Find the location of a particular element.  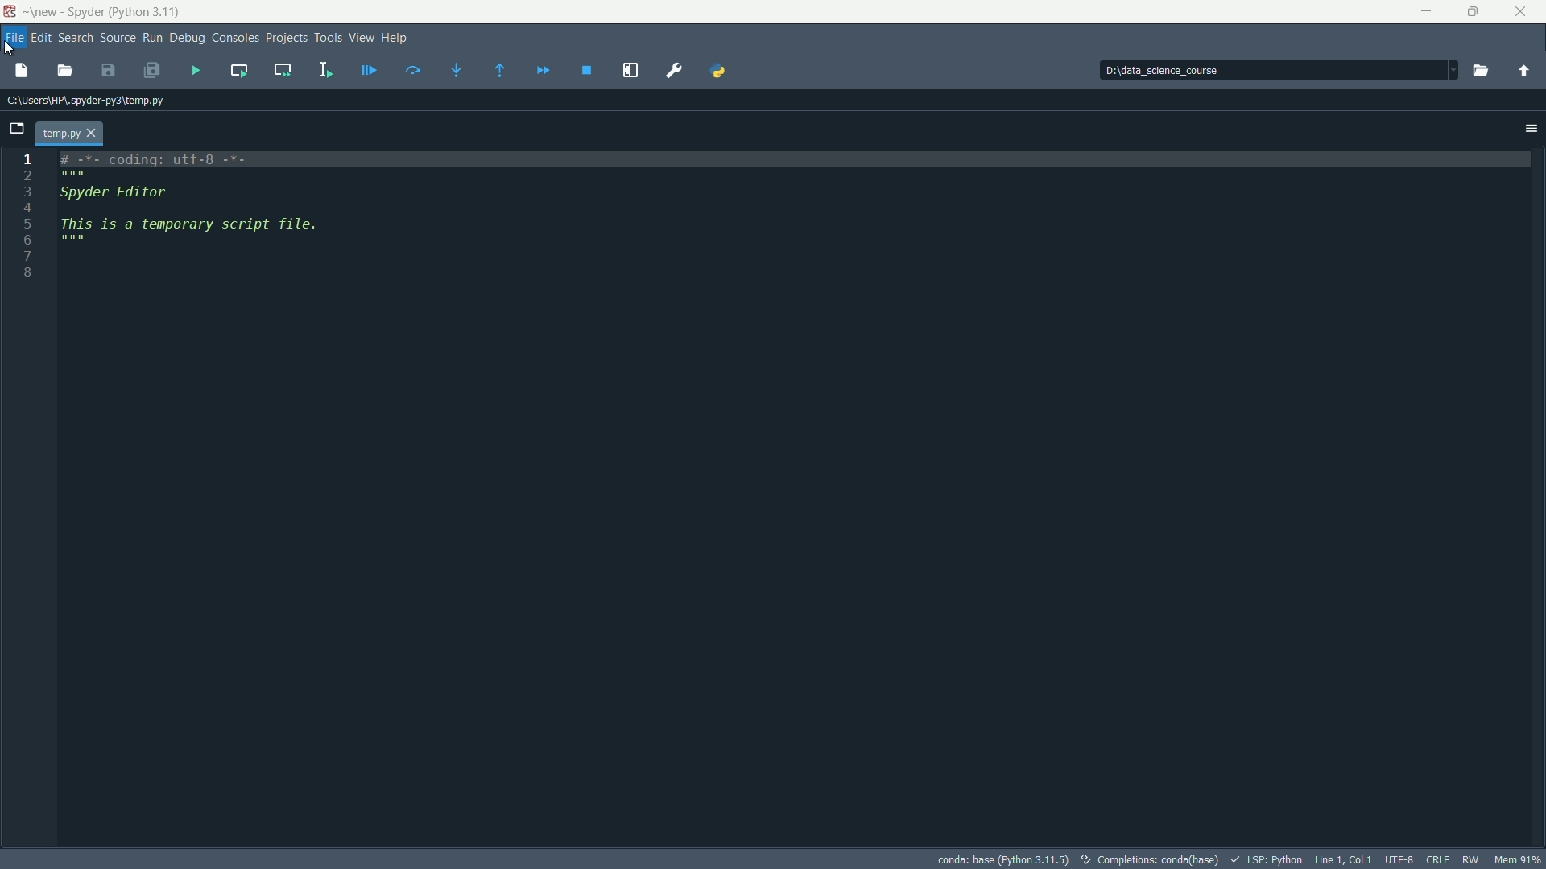

-\new - Spyder (Python 3.11) is located at coordinates (115, 12).